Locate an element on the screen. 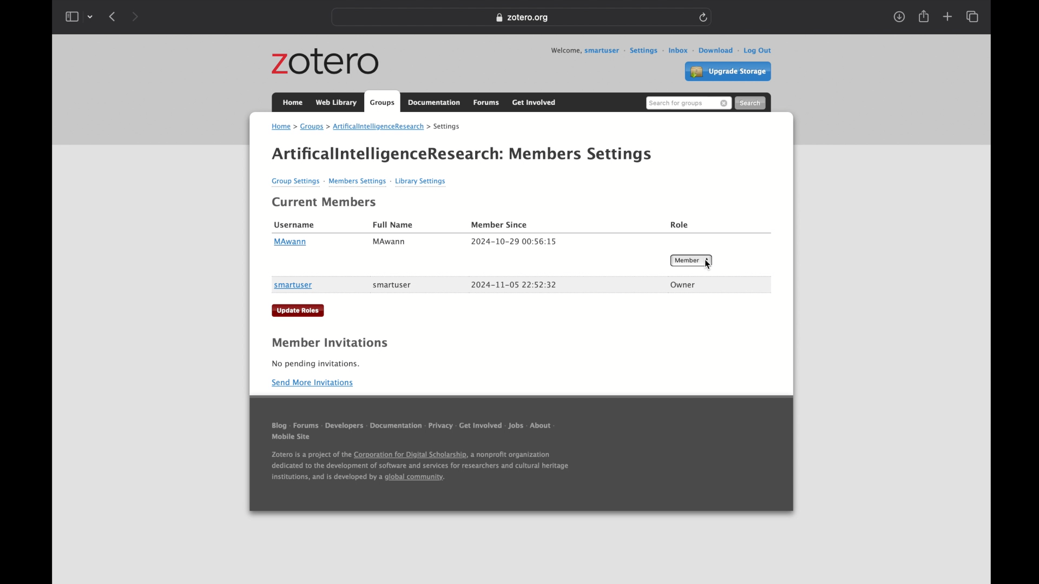 This screenshot has height=584, width=1039. forward is located at coordinates (135, 17).